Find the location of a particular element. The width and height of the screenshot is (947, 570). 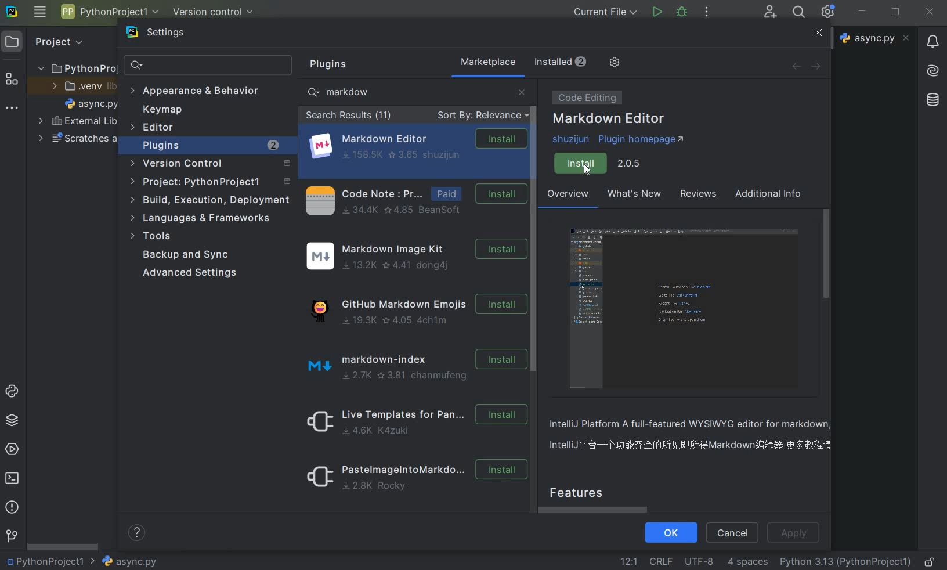

help is located at coordinates (138, 534).